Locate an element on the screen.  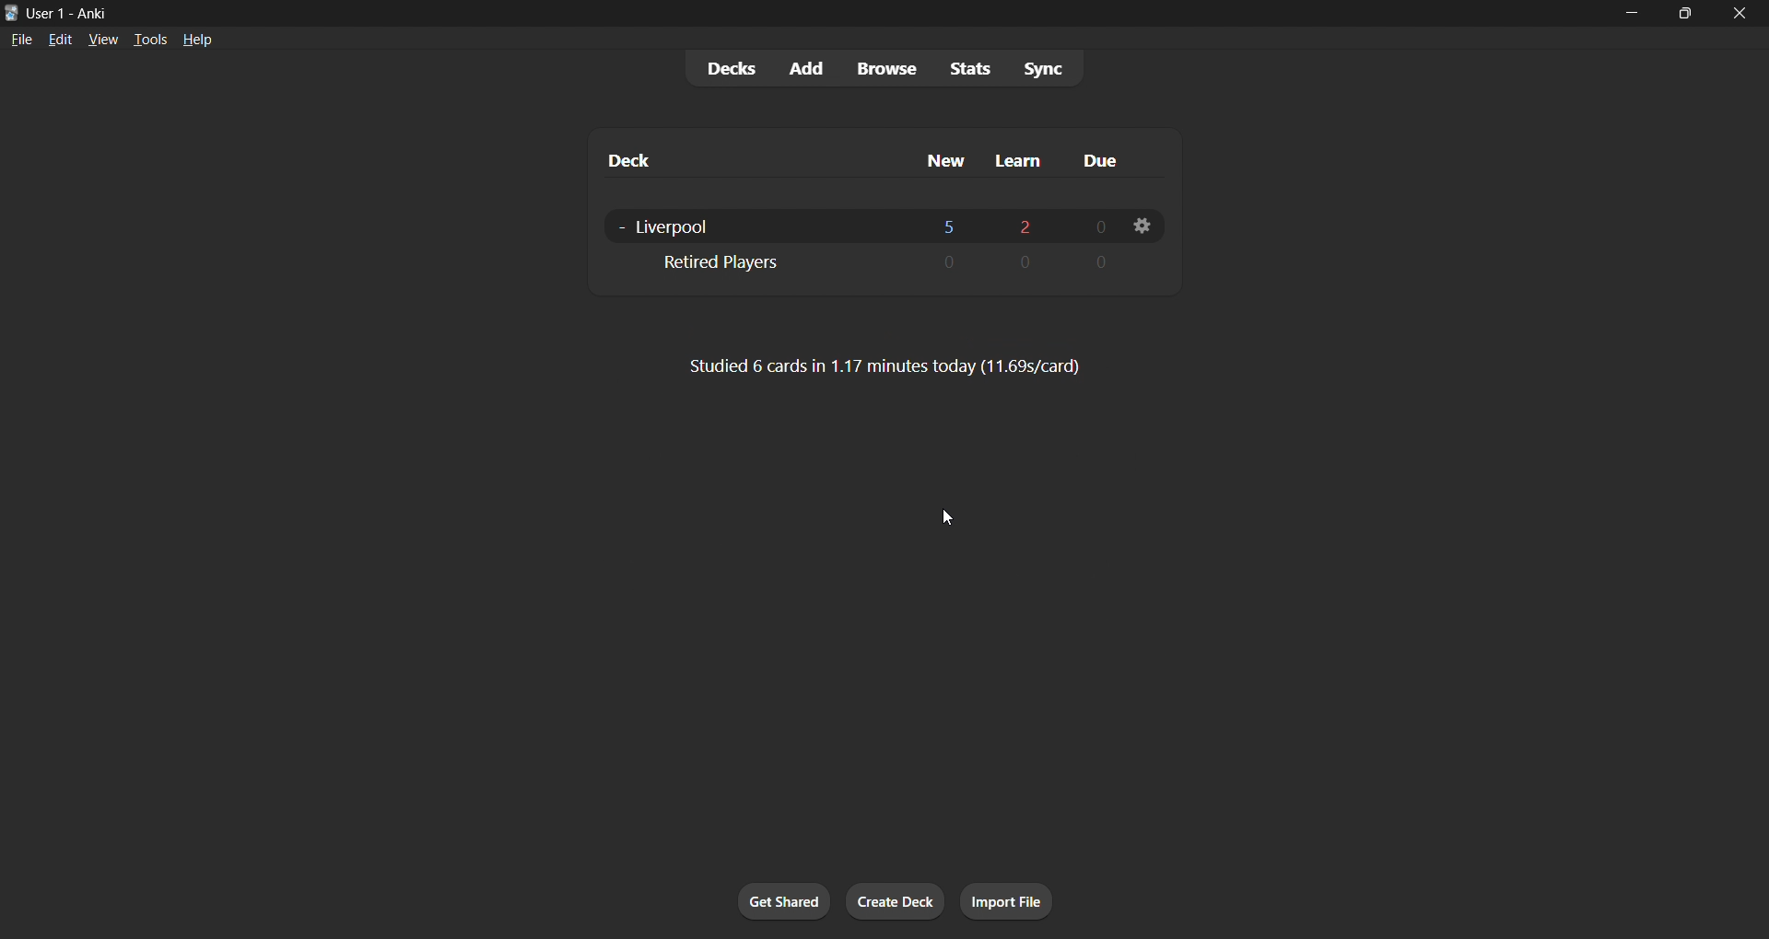
sync is located at coordinates (1049, 65).